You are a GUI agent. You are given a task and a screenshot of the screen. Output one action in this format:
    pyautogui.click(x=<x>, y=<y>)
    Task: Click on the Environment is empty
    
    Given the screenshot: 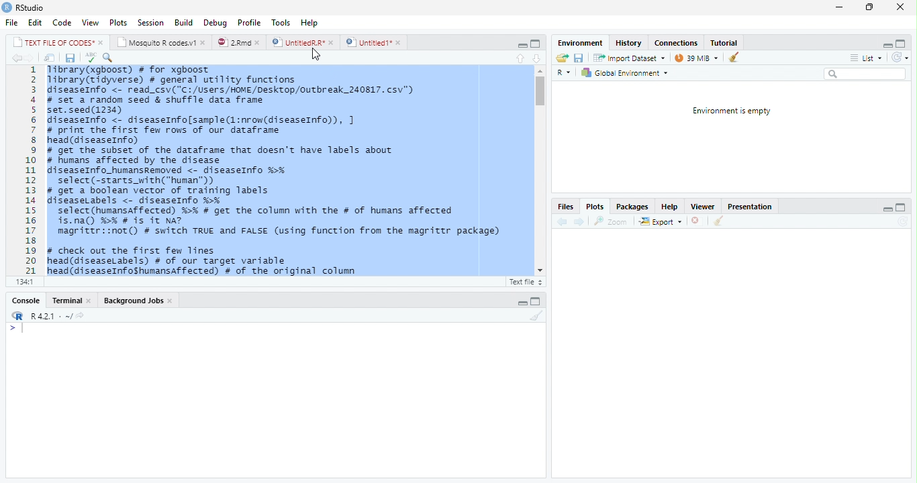 What is the action you would take?
    pyautogui.click(x=732, y=111)
    